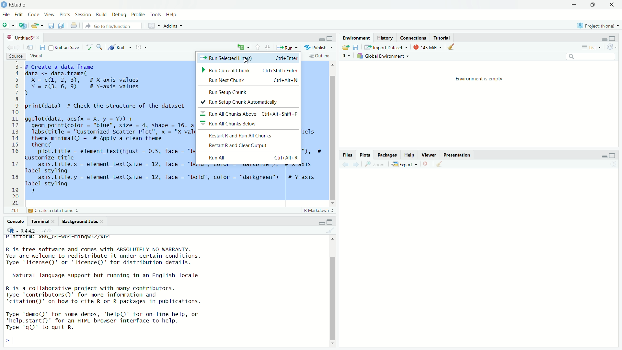 The height and width of the screenshot is (350, 622). I want to click on Go to file/function, so click(112, 26).